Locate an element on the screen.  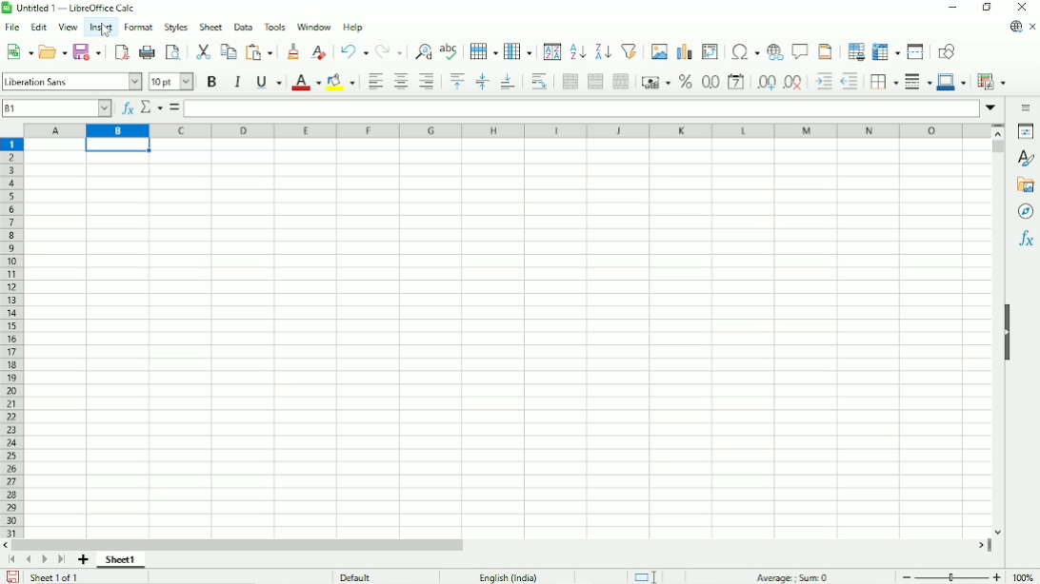
Save is located at coordinates (87, 50).